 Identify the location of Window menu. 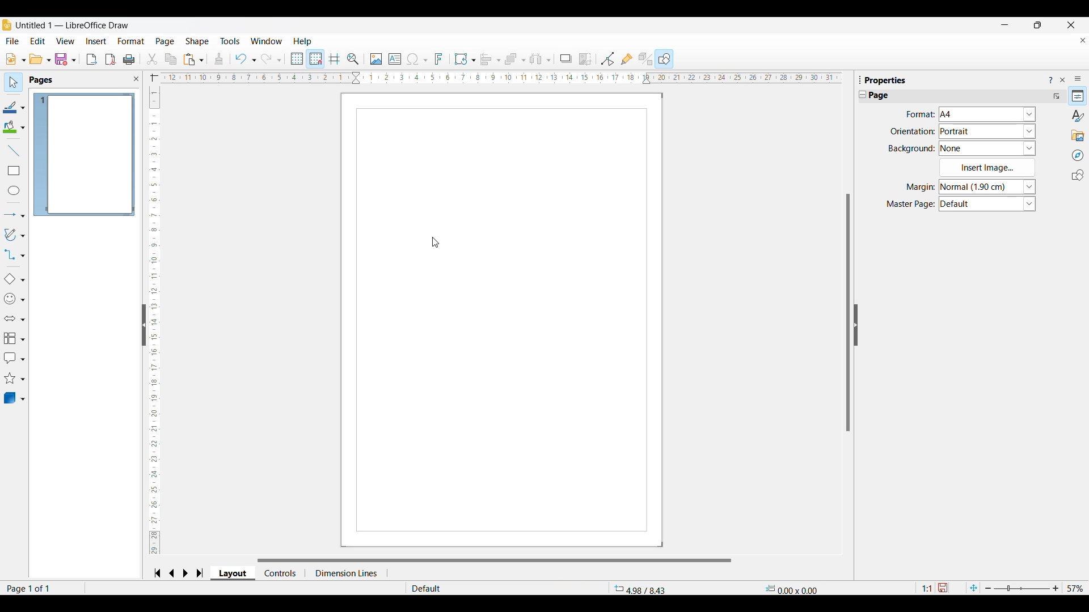
(267, 41).